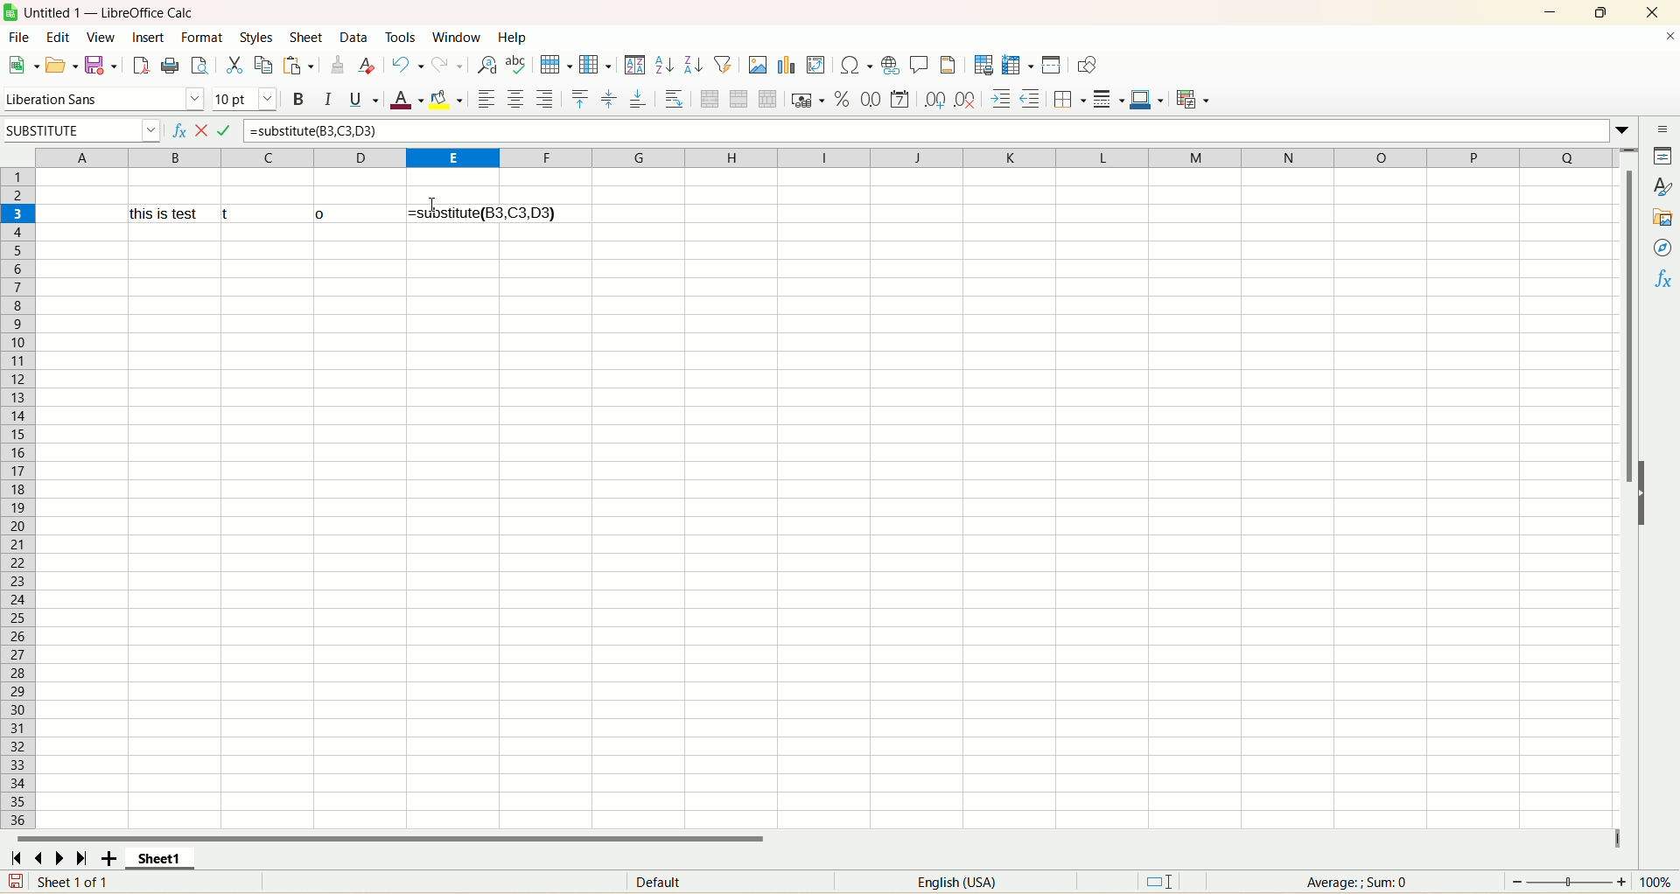 Image resolution: width=1680 pixels, height=894 pixels. What do you see at coordinates (791, 66) in the screenshot?
I see `insert chart` at bounding box center [791, 66].